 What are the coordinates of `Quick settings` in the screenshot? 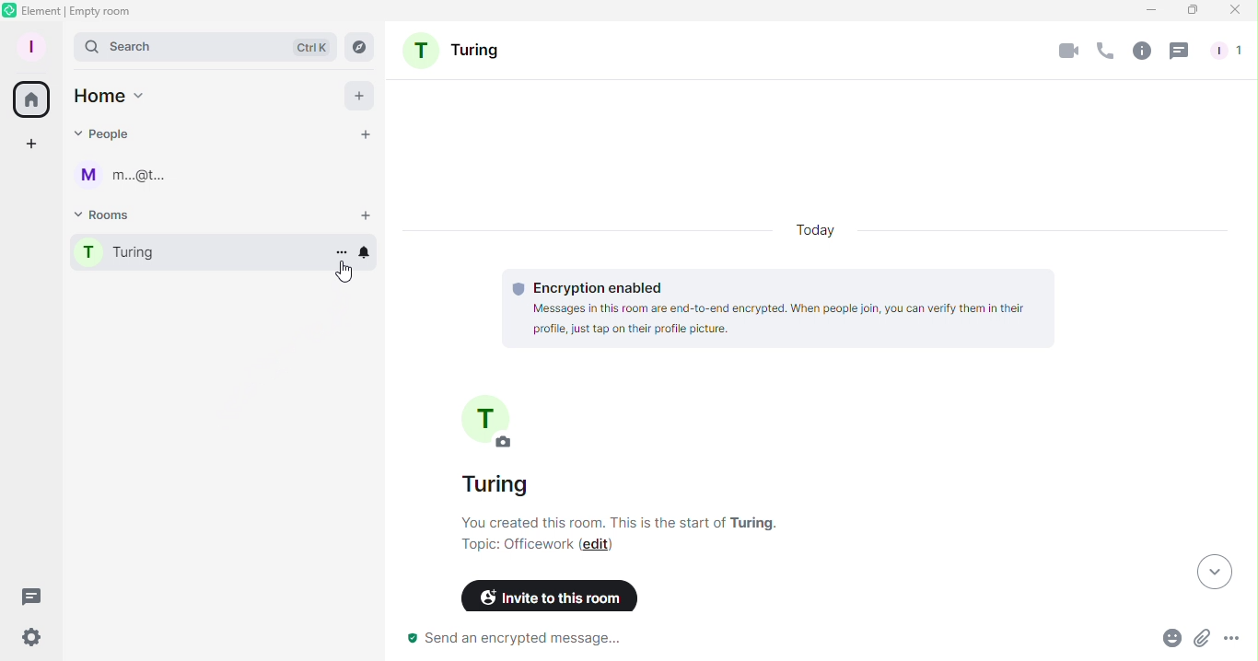 It's located at (31, 639).